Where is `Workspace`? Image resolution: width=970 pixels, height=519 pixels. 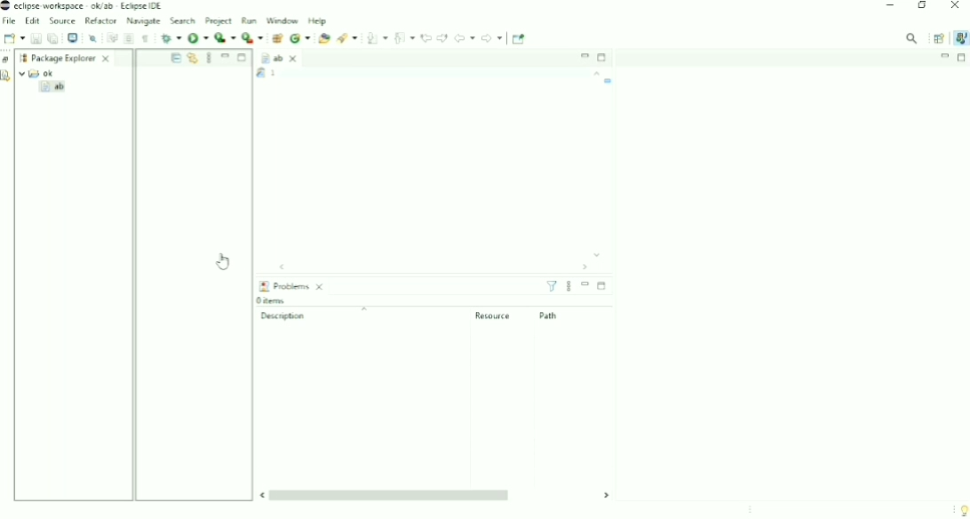 Workspace is located at coordinates (23, 57).